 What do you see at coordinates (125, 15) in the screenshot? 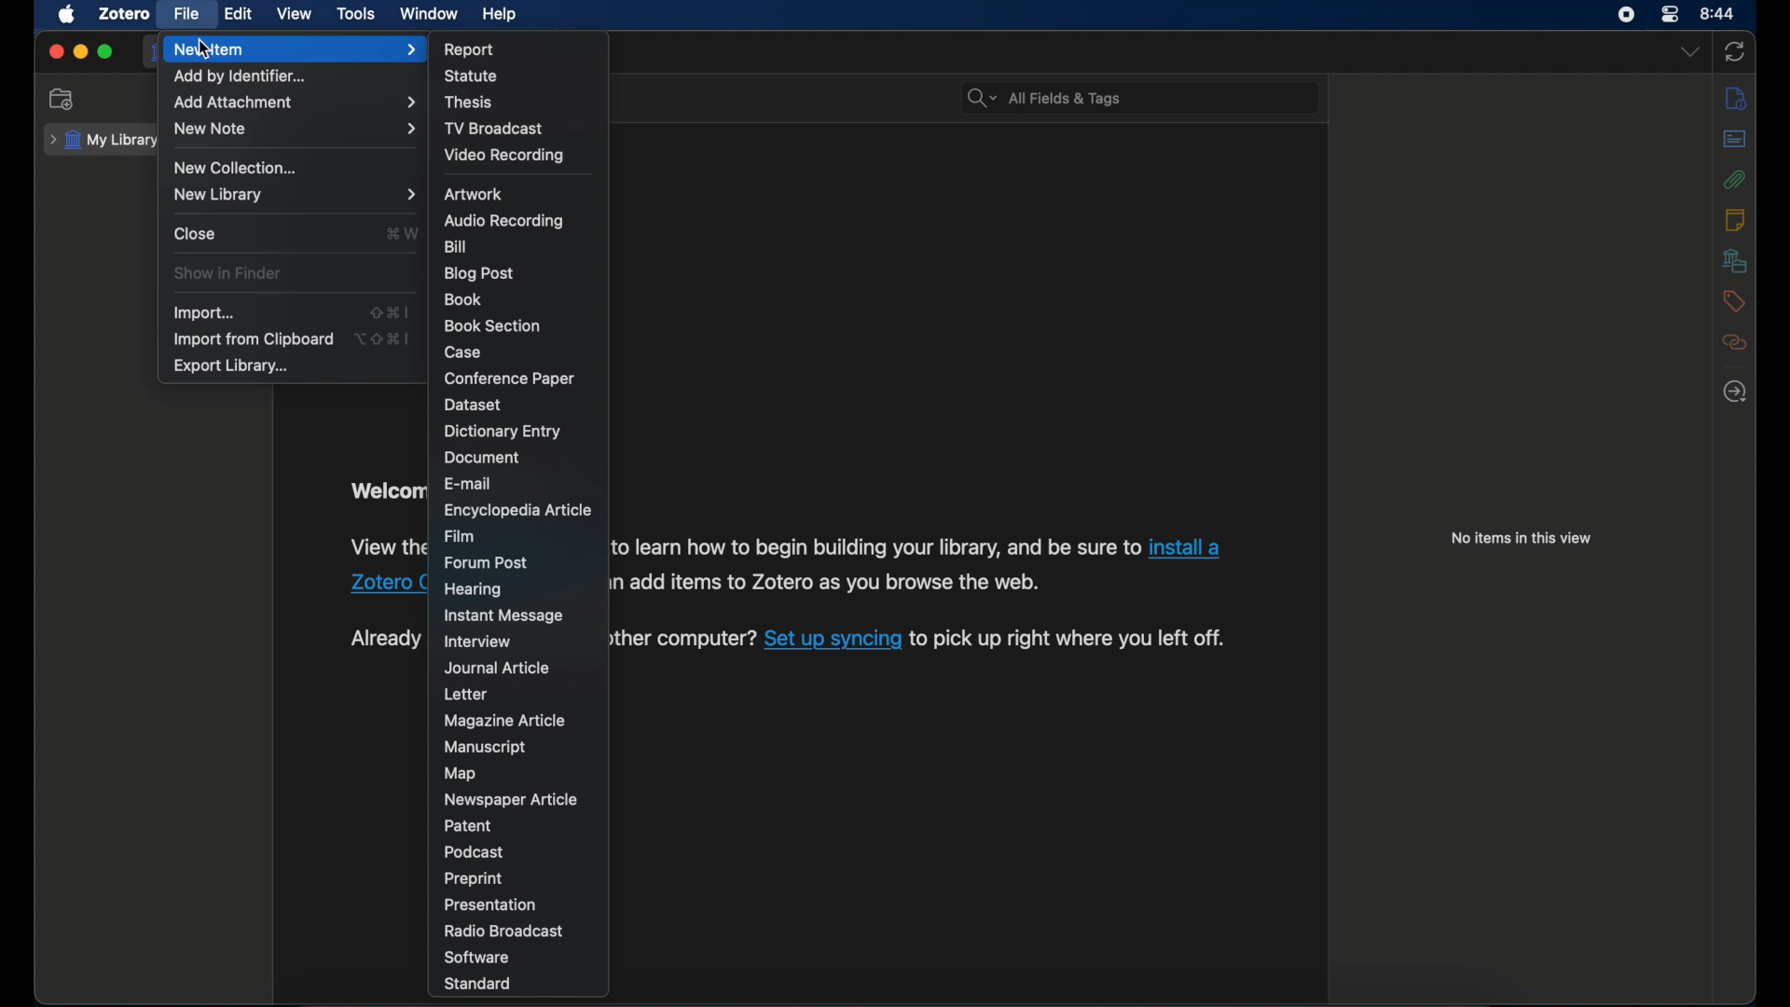
I see `zotero` at bounding box center [125, 15].